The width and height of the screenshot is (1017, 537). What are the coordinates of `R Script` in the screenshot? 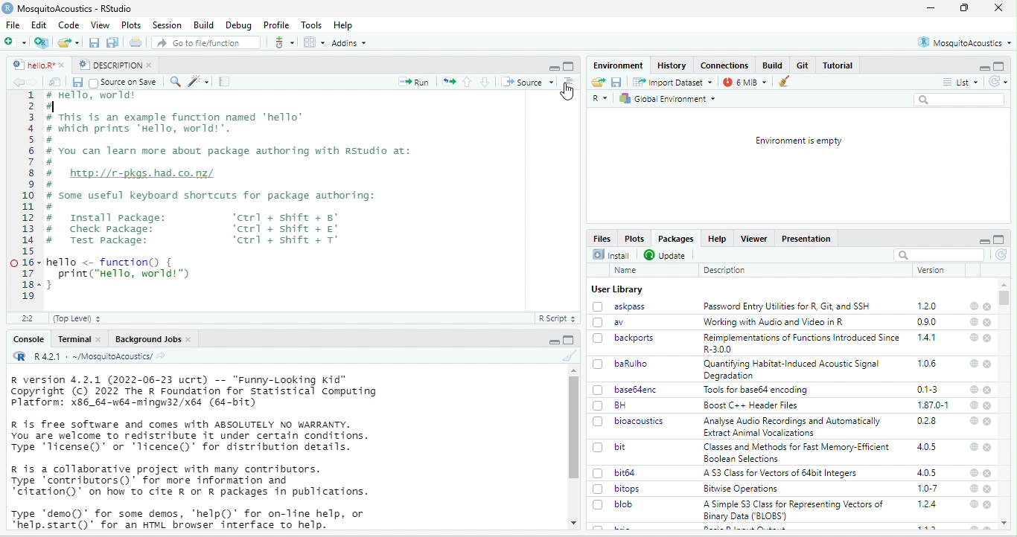 It's located at (555, 317).